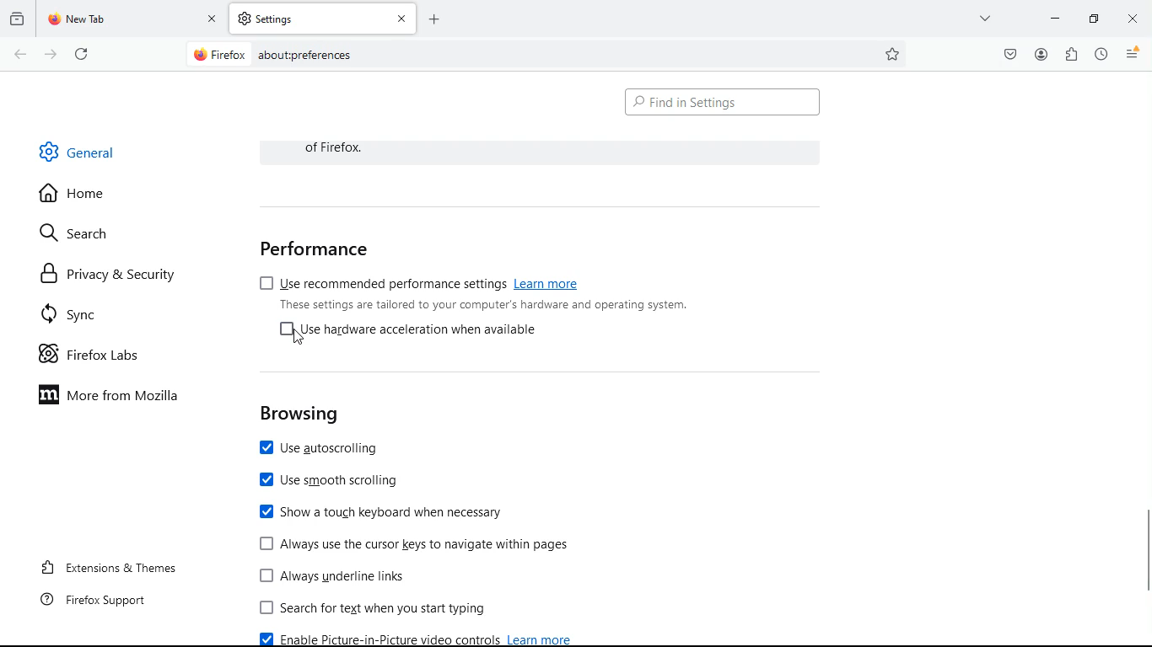  Describe the element at coordinates (96, 356) in the screenshot. I see `firefox labs` at that location.